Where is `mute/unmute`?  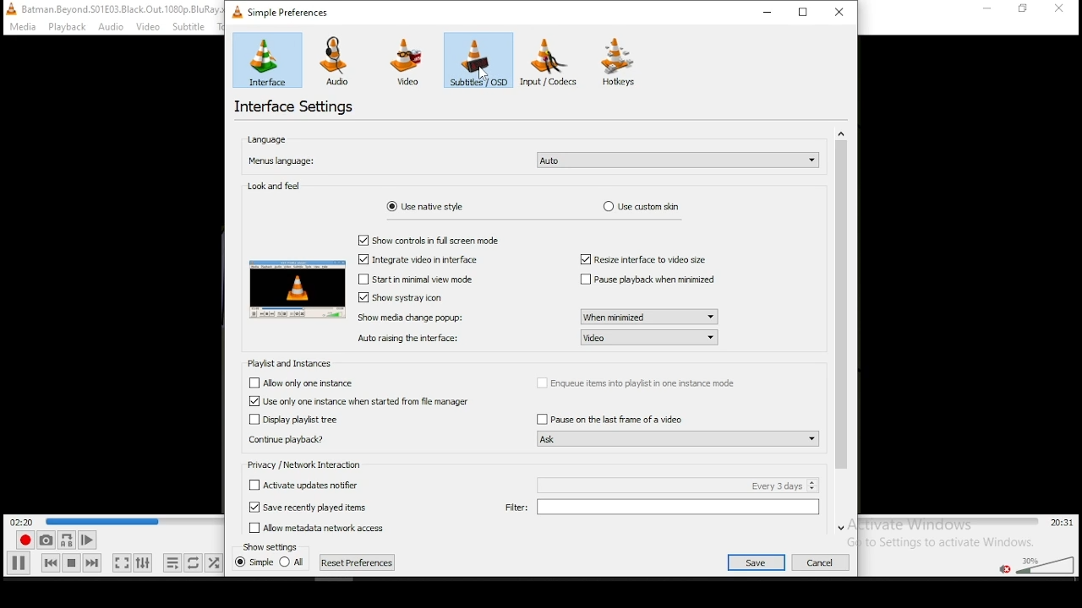
mute/unmute is located at coordinates (1006, 569).